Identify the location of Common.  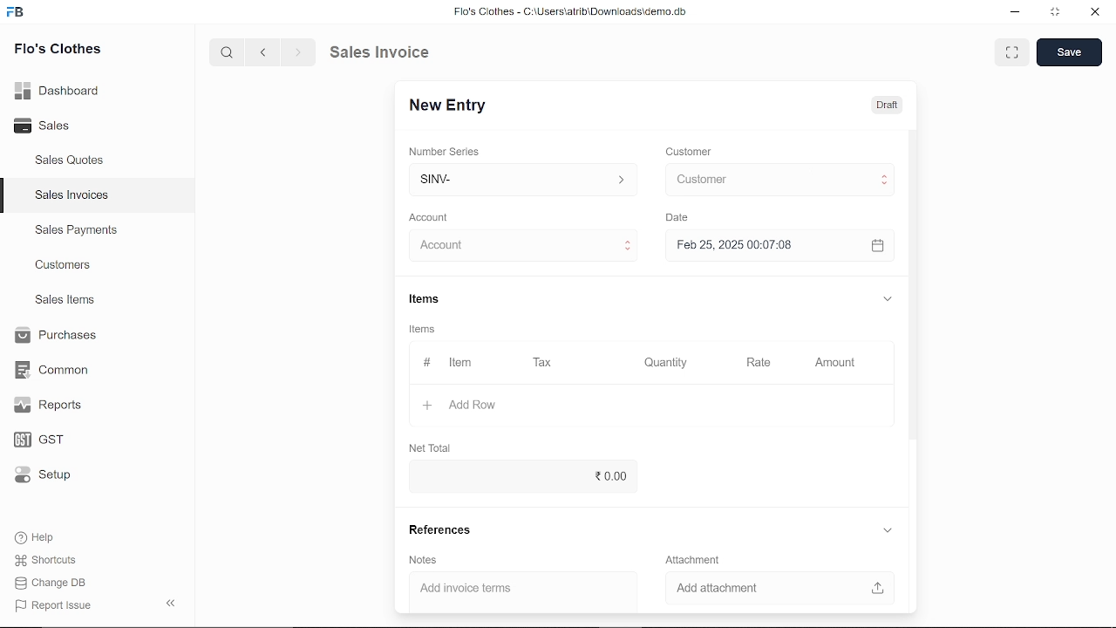
(54, 370).